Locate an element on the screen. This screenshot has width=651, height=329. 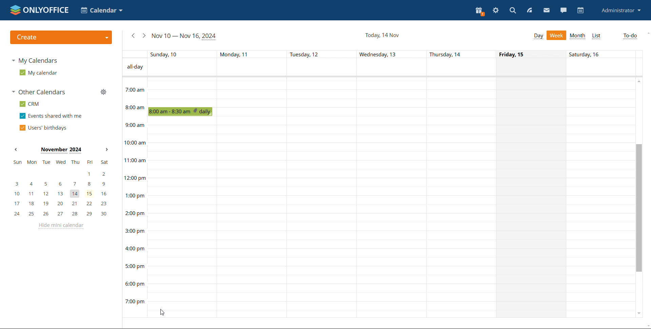
scroll up is located at coordinates (639, 81).